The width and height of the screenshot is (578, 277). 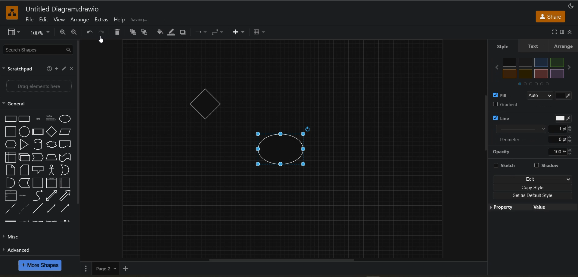 What do you see at coordinates (37, 119) in the screenshot?
I see `text` at bounding box center [37, 119].